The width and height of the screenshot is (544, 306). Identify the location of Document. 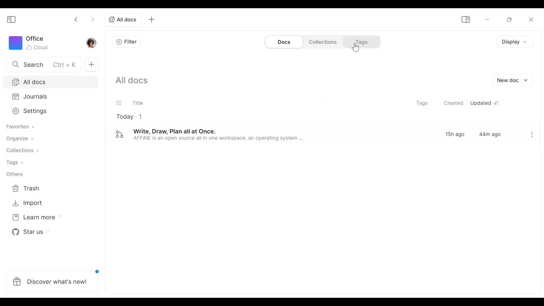
(283, 42).